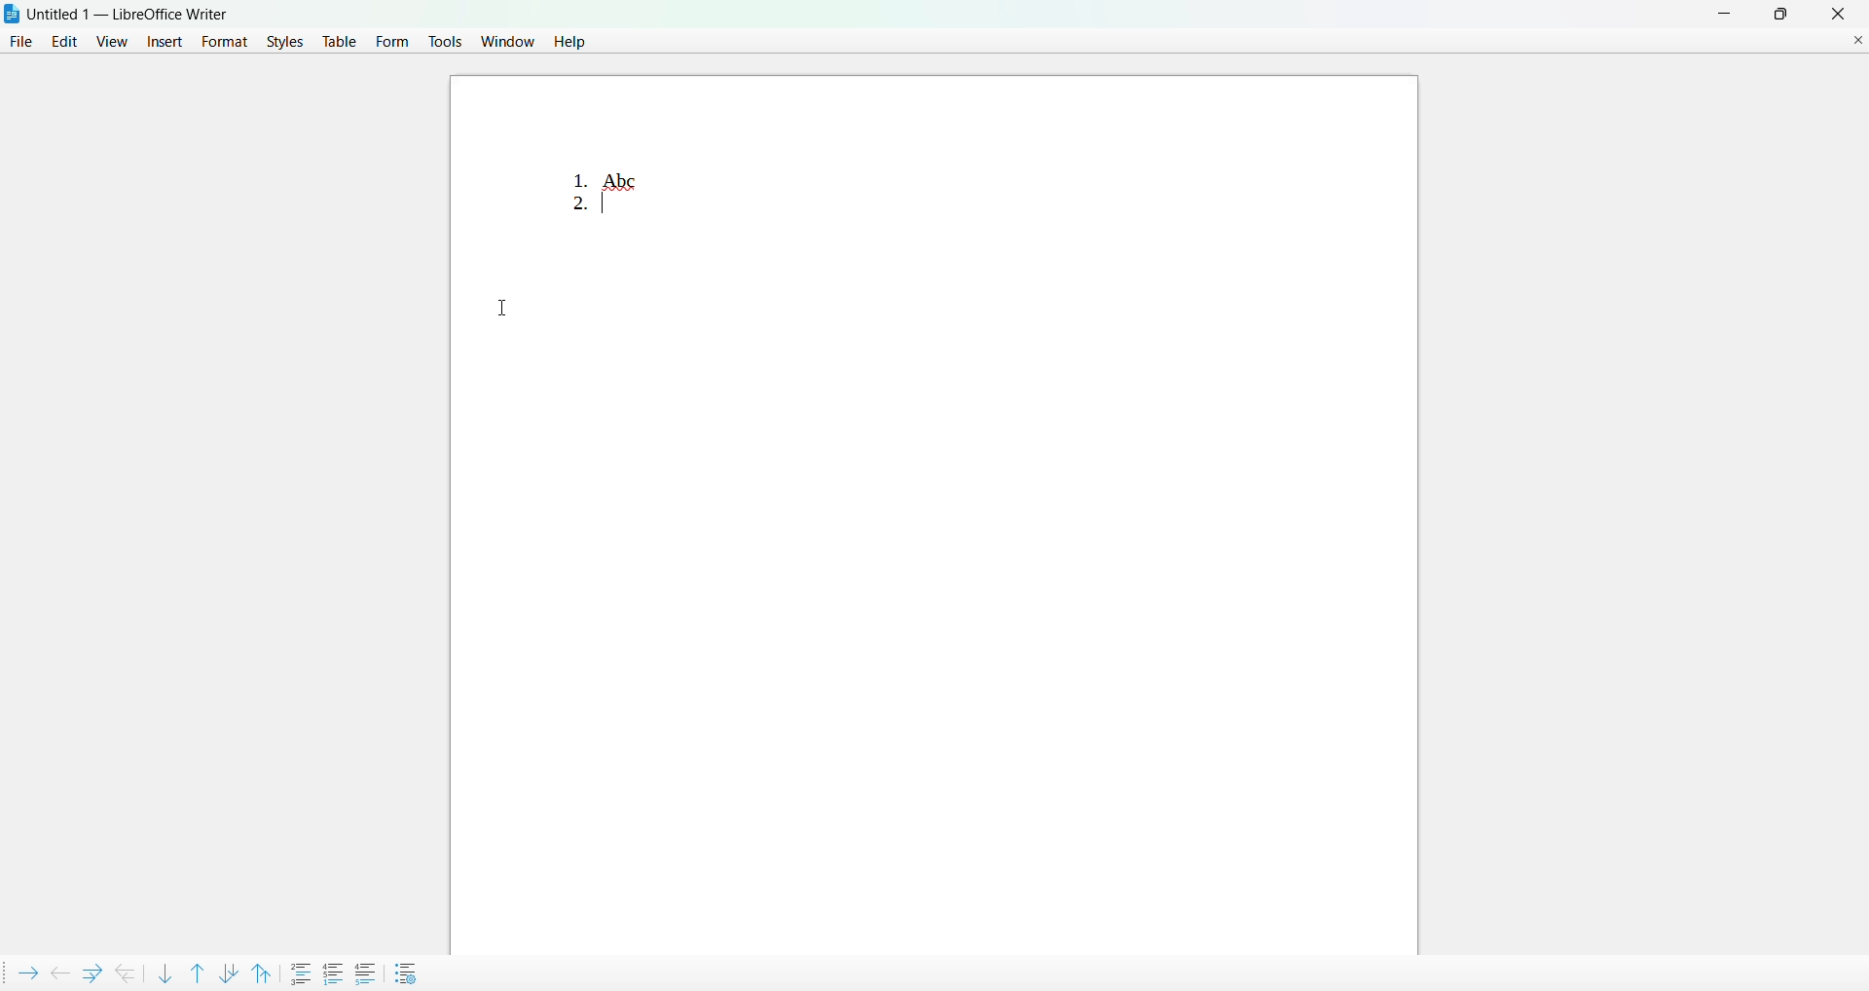  What do you see at coordinates (229, 970) in the screenshot?
I see `move item down with subpoints` at bounding box center [229, 970].